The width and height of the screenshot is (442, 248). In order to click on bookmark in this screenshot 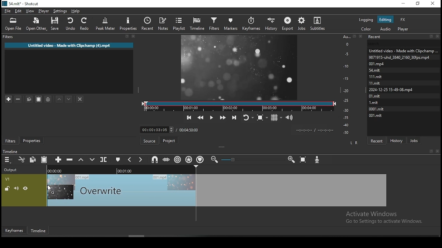, I will do `click(430, 151)`.